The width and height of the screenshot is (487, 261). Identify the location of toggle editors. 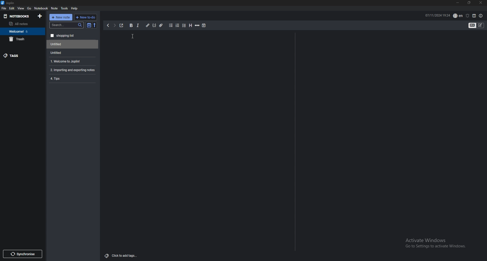
(476, 26).